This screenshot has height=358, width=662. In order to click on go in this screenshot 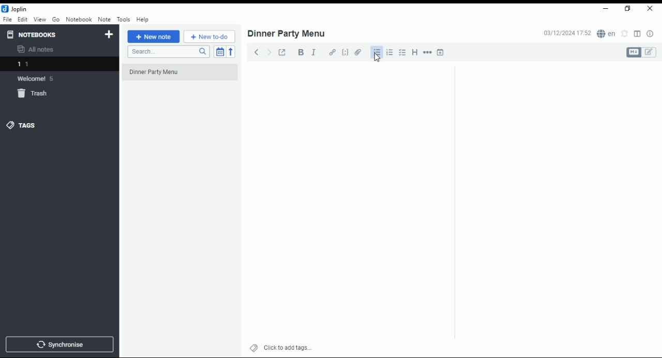, I will do `click(56, 20)`.